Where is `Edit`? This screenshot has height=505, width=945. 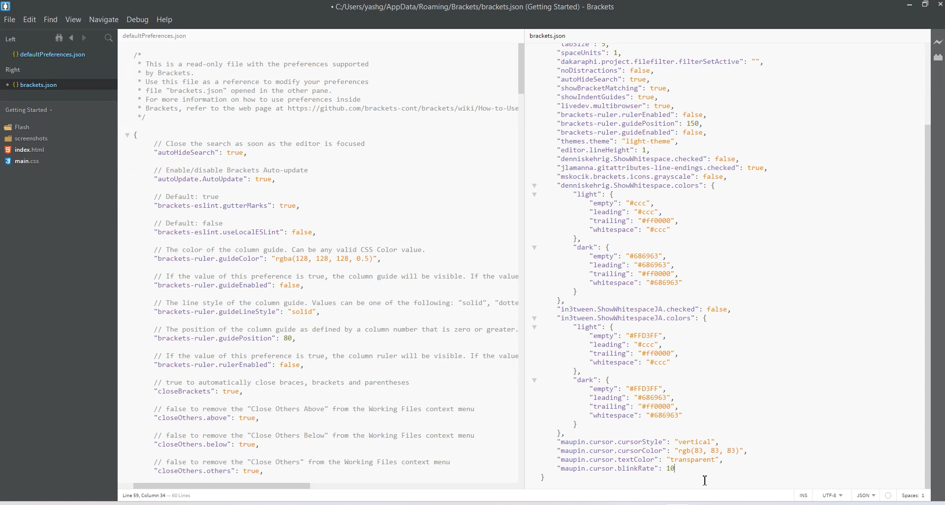 Edit is located at coordinates (31, 19).